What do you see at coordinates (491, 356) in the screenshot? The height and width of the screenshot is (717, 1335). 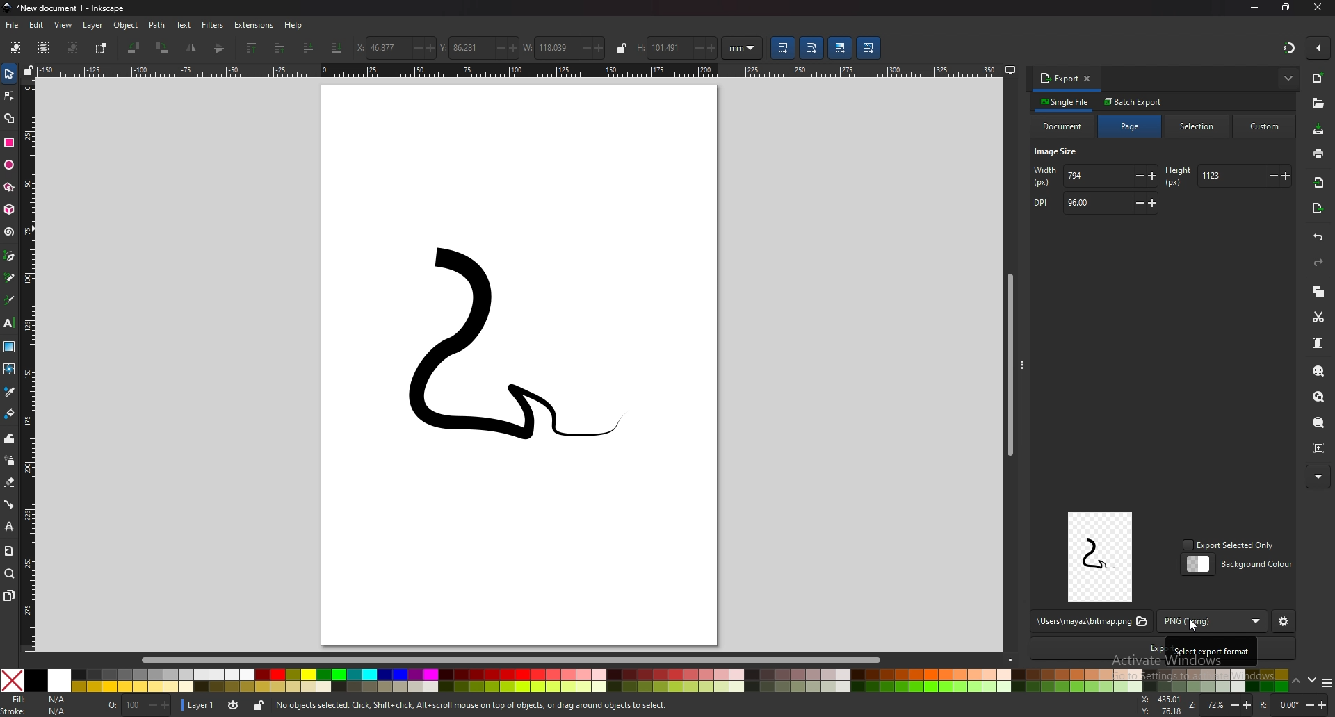 I see `drawing` at bounding box center [491, 356].